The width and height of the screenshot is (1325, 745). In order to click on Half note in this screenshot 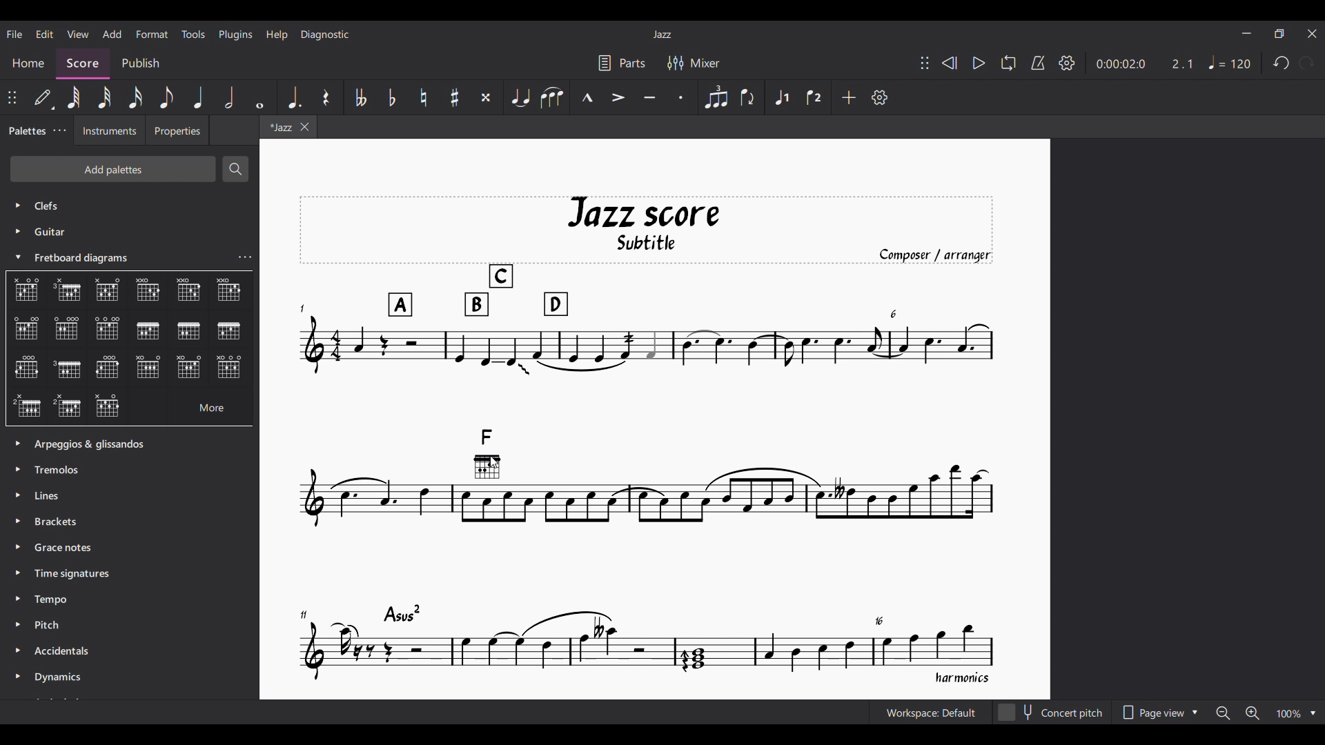, I will do `click(228, 97)`.